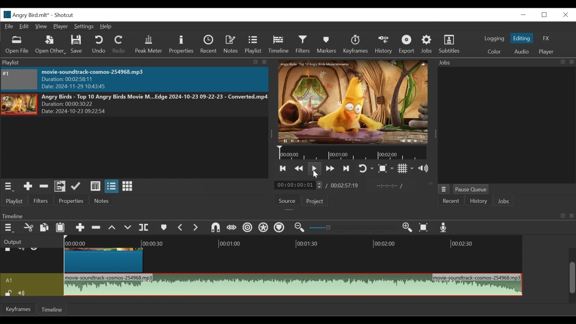 The image size is (576, 324). Describe the element at coordinates (231, 228) in the screenshot. I see `Scrub while dragging` at that location.